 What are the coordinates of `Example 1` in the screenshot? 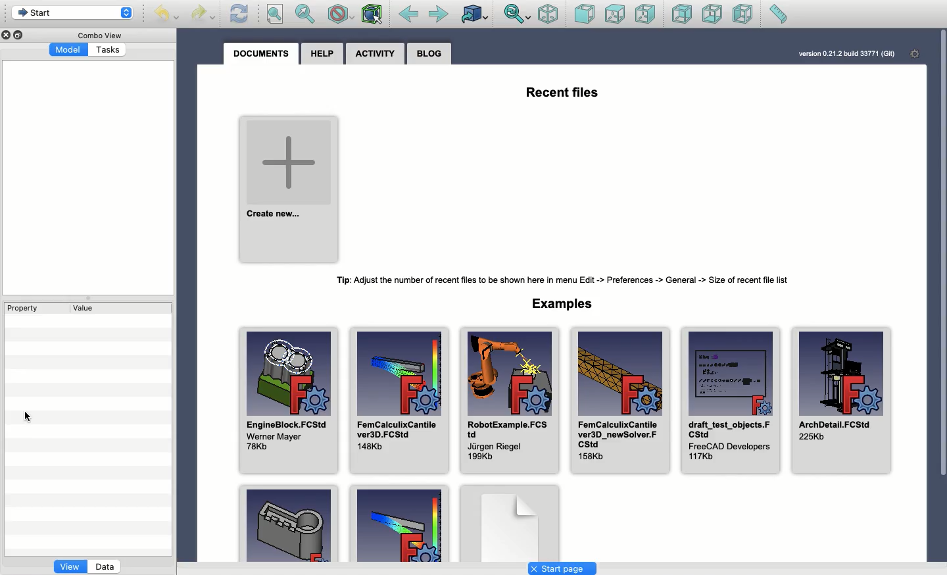 It's located at (289, 522).